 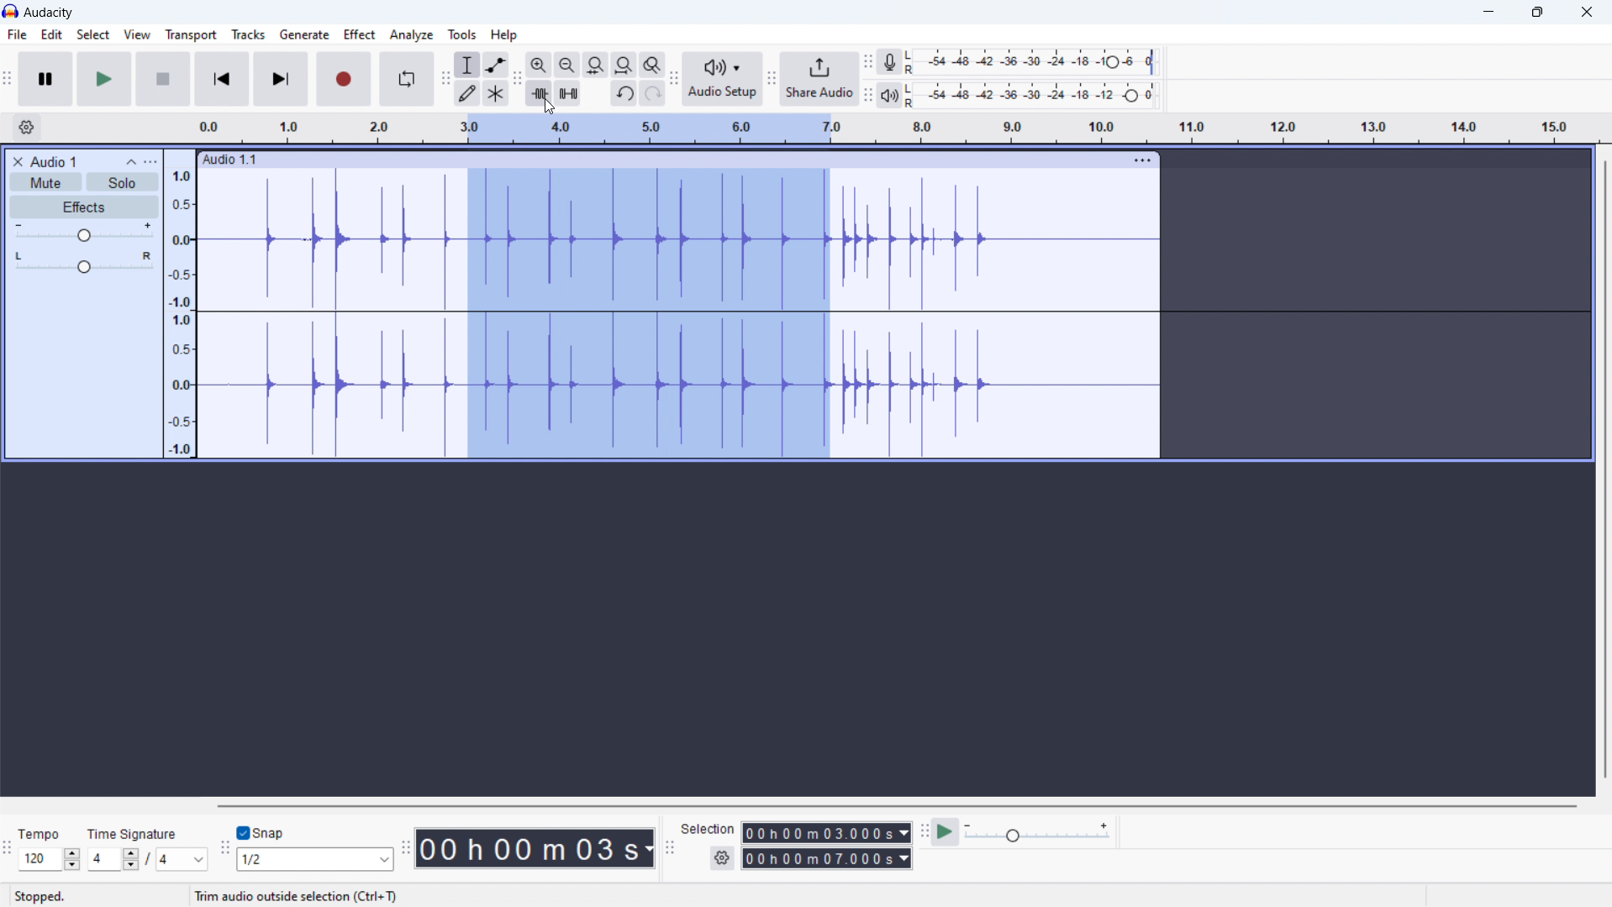 What do you see at coordinates (653, 64) in the screenshot?
I see `toggle zoom` at bounding box center [653, 64].